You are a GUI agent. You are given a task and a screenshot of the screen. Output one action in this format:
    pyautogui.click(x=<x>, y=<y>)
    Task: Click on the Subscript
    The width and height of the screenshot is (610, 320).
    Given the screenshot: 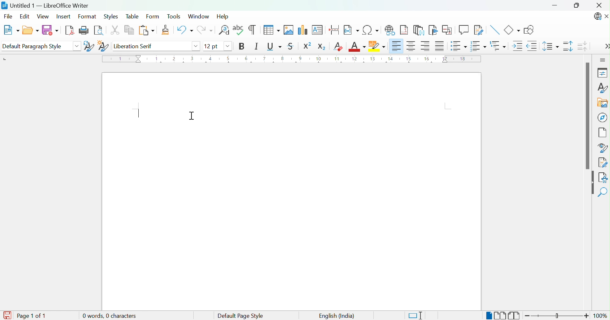 What is the action you would take?
    pyautogui.click(x=322, y=45)
    